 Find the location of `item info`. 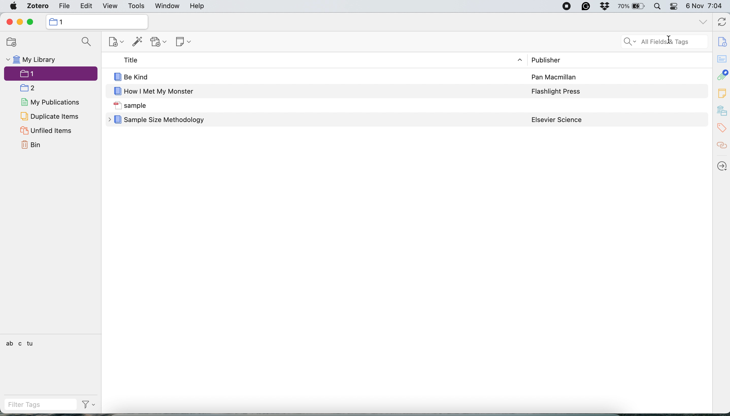

item info is located at coordinates (721, 40).